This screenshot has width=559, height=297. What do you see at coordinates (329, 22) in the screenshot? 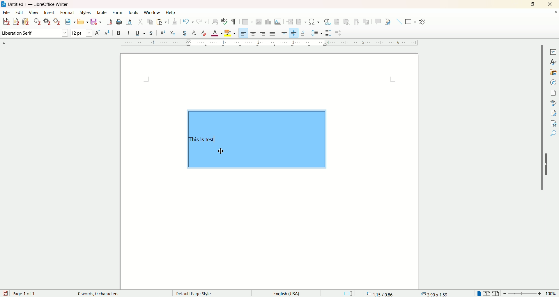
I see `insert hyperlink` at bounding box center [329, 22].